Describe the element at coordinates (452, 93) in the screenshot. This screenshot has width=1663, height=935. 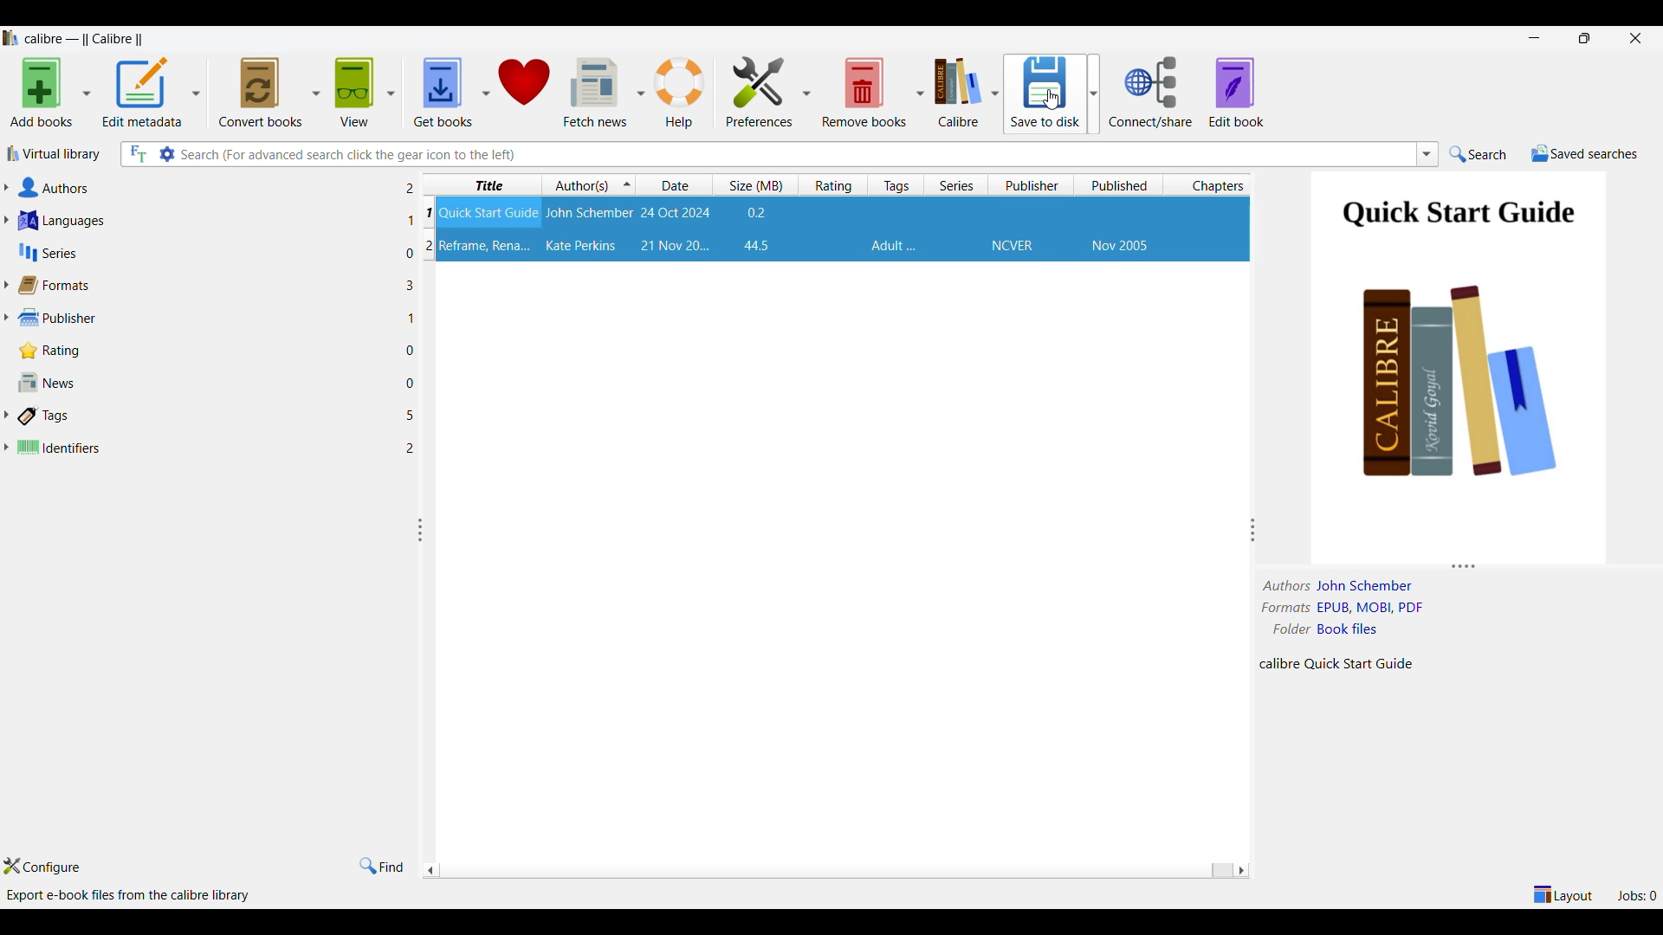
I see `Get book options` at that location.